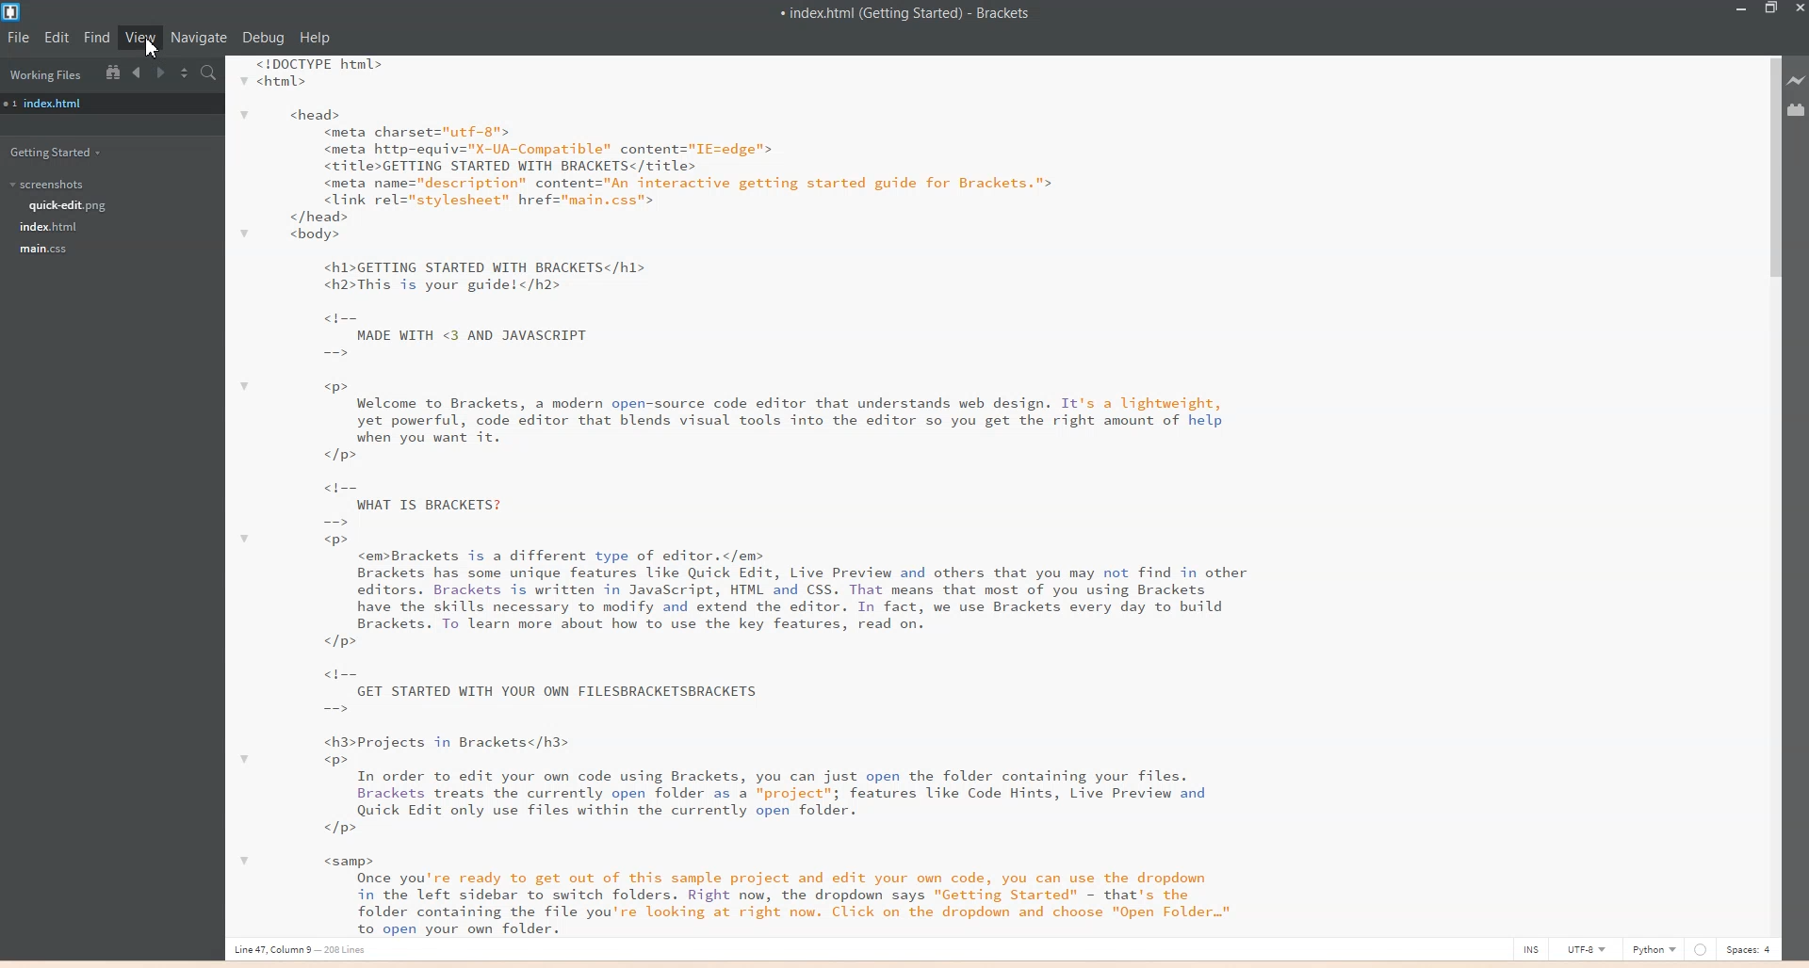  What do you see at coordinates (163, 73) in the screenshot?
I see `Navigate Forward` at bounding box center [163, 73].